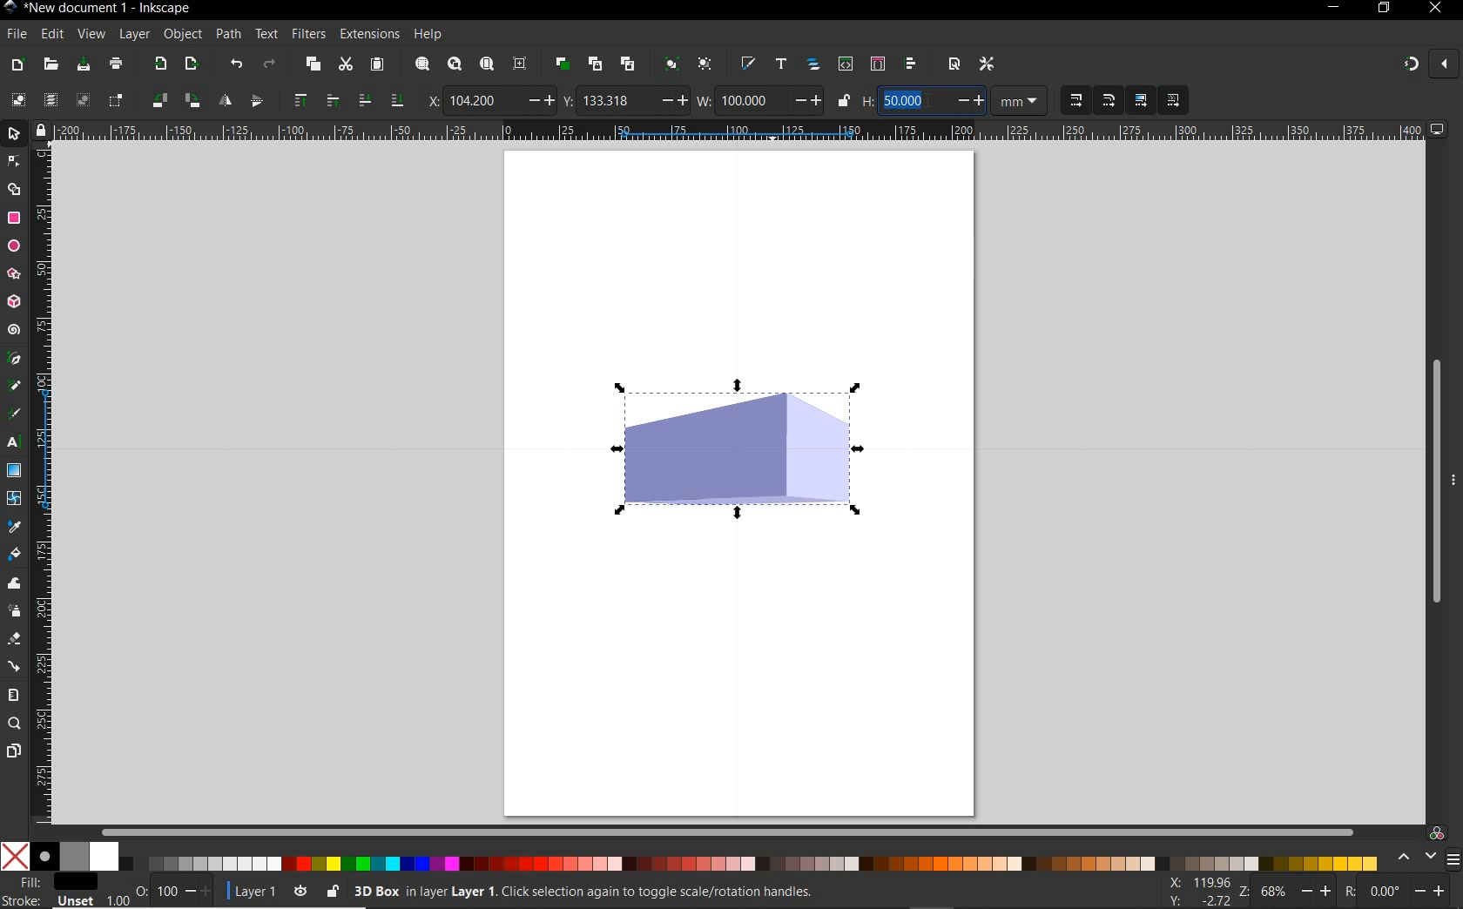 The image size is (1463, 909). What do you see at coordinates (429, 34) in the screenshot?
I see `help` at bounding box center [429, 34].